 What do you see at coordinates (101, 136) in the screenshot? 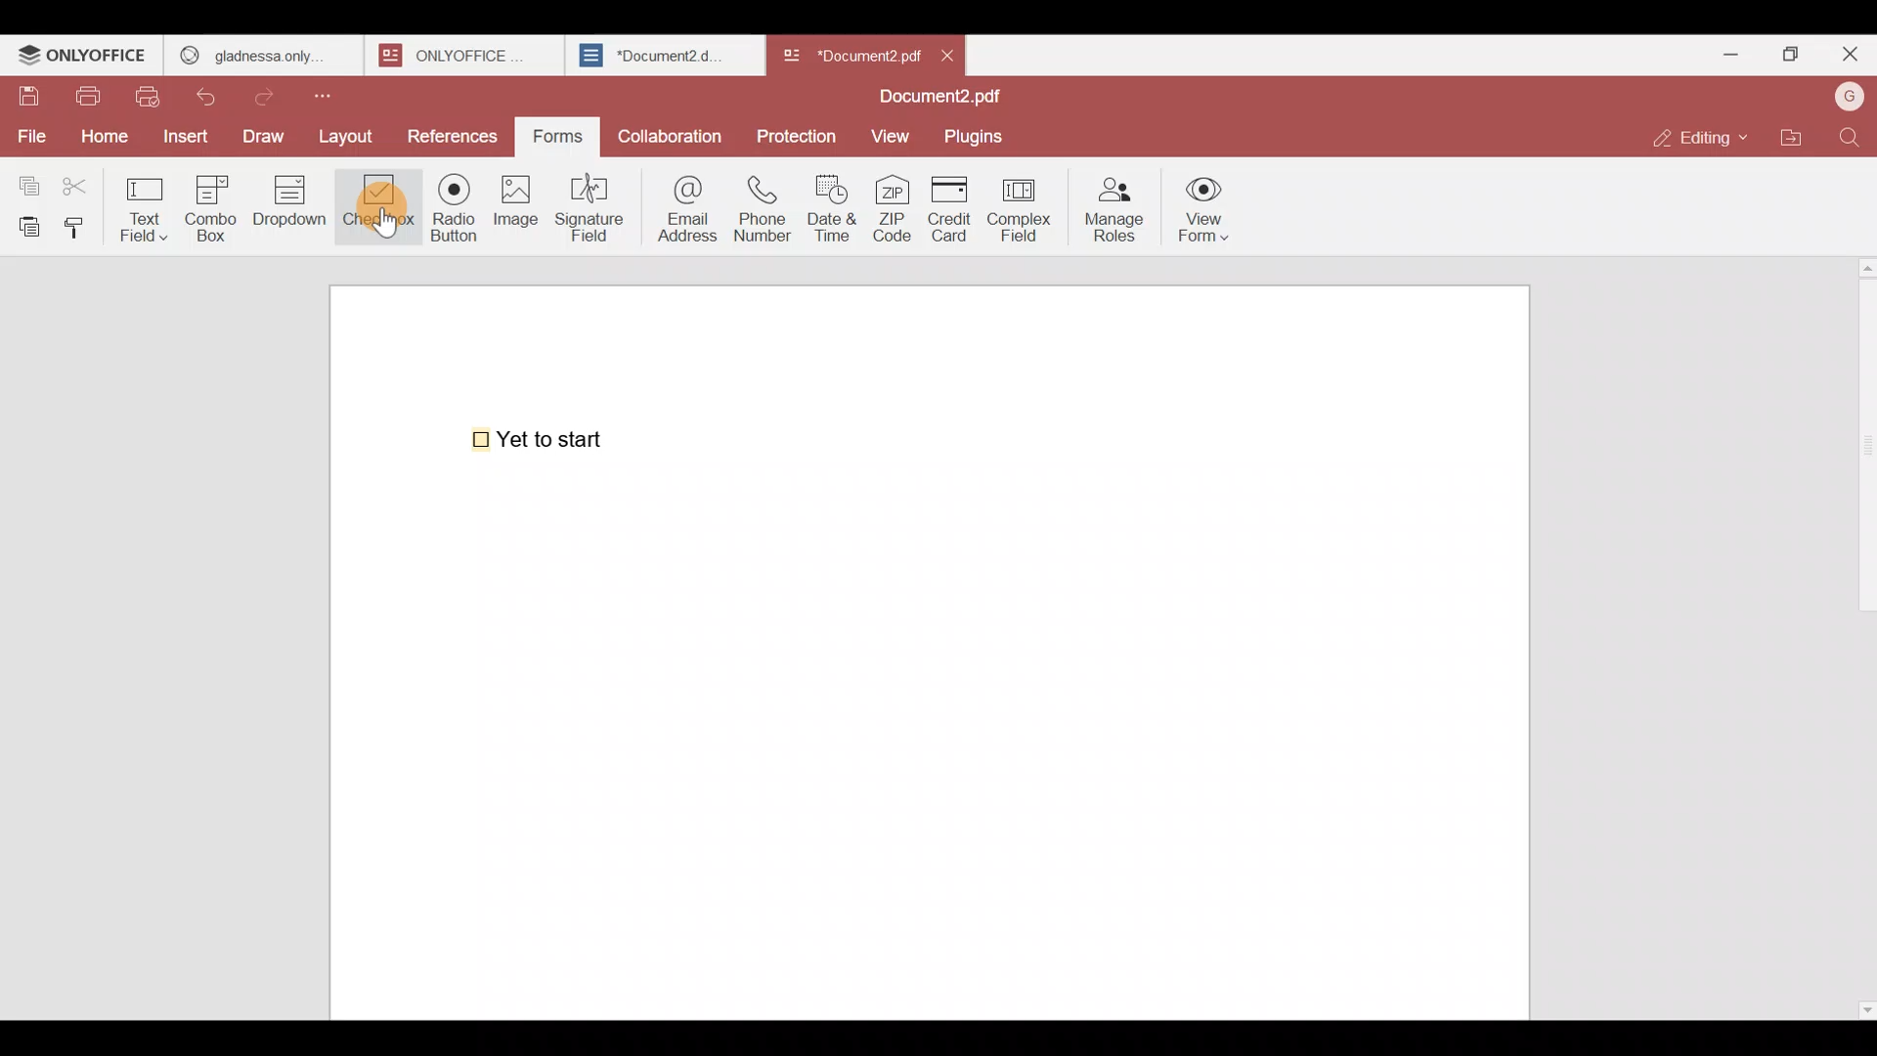
I see `Home` at bounding box center [101, 136].